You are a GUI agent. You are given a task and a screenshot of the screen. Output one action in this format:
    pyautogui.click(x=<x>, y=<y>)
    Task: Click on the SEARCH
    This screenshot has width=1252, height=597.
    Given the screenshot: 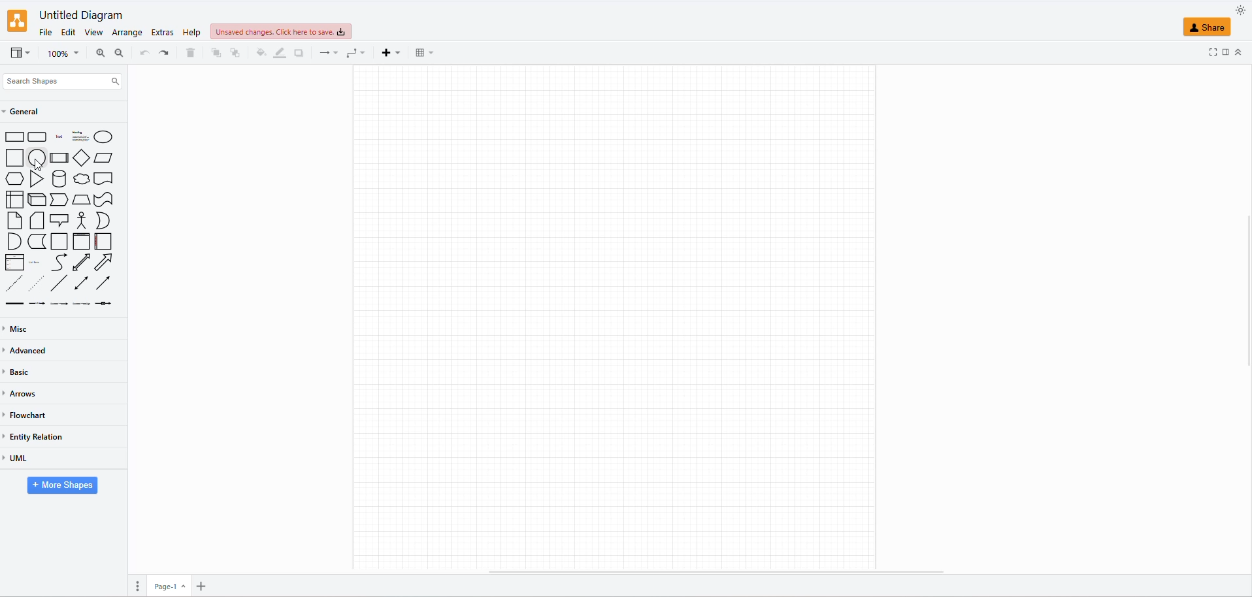 What is the action you would take?
    pyautogui.click(x=60, y=83)
    